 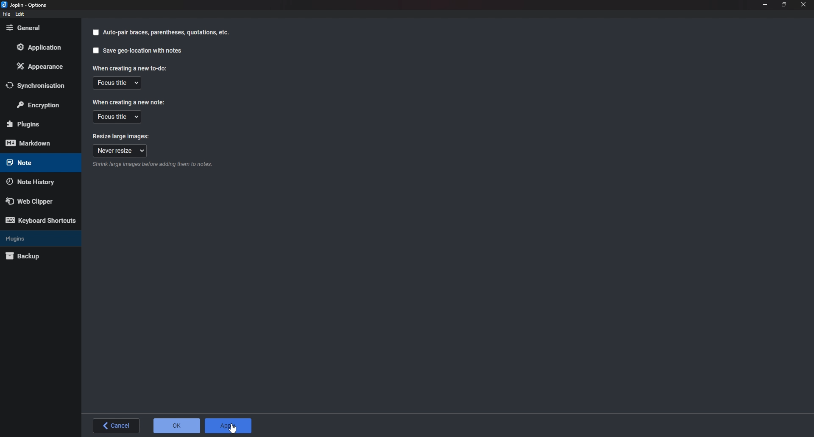 I want to click on Minimize, so click(x=765, y=5).